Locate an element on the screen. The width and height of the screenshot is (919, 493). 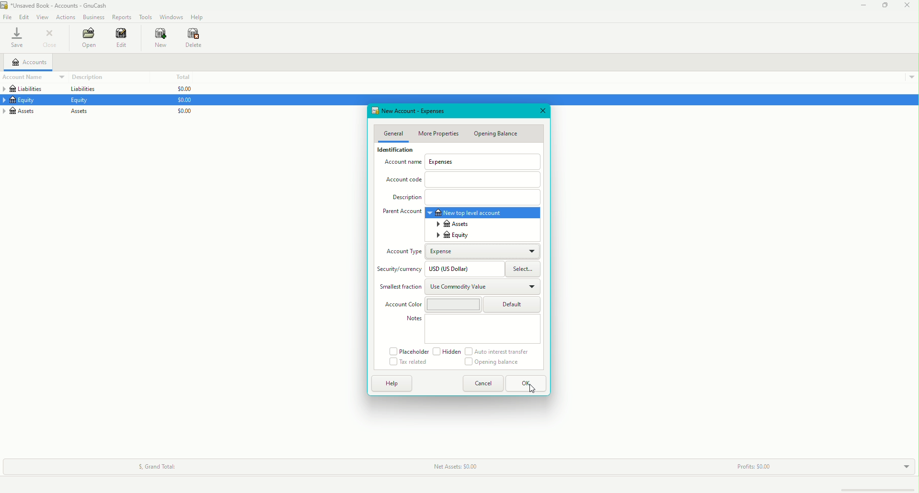
Equity is located at coordinates (482, 251).